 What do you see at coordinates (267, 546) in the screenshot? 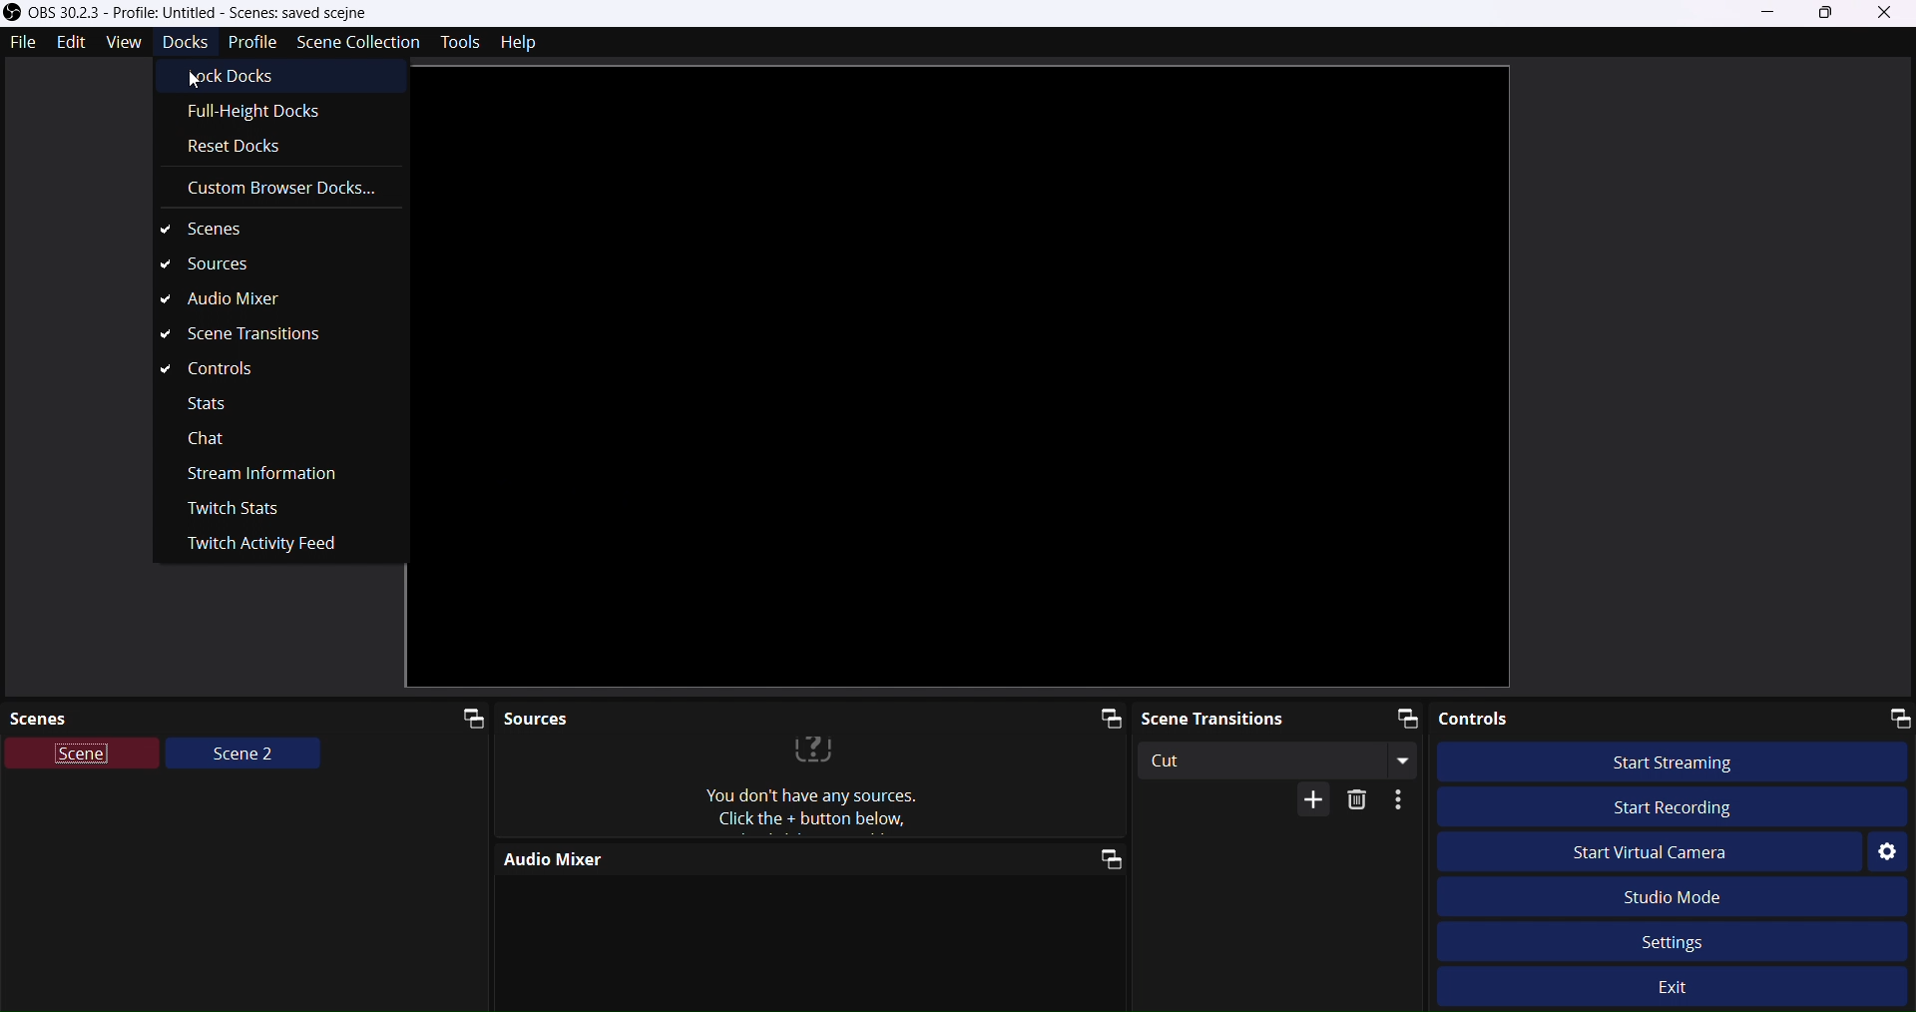
I see `Twitch activity feed` at bounding box center [267, 546].